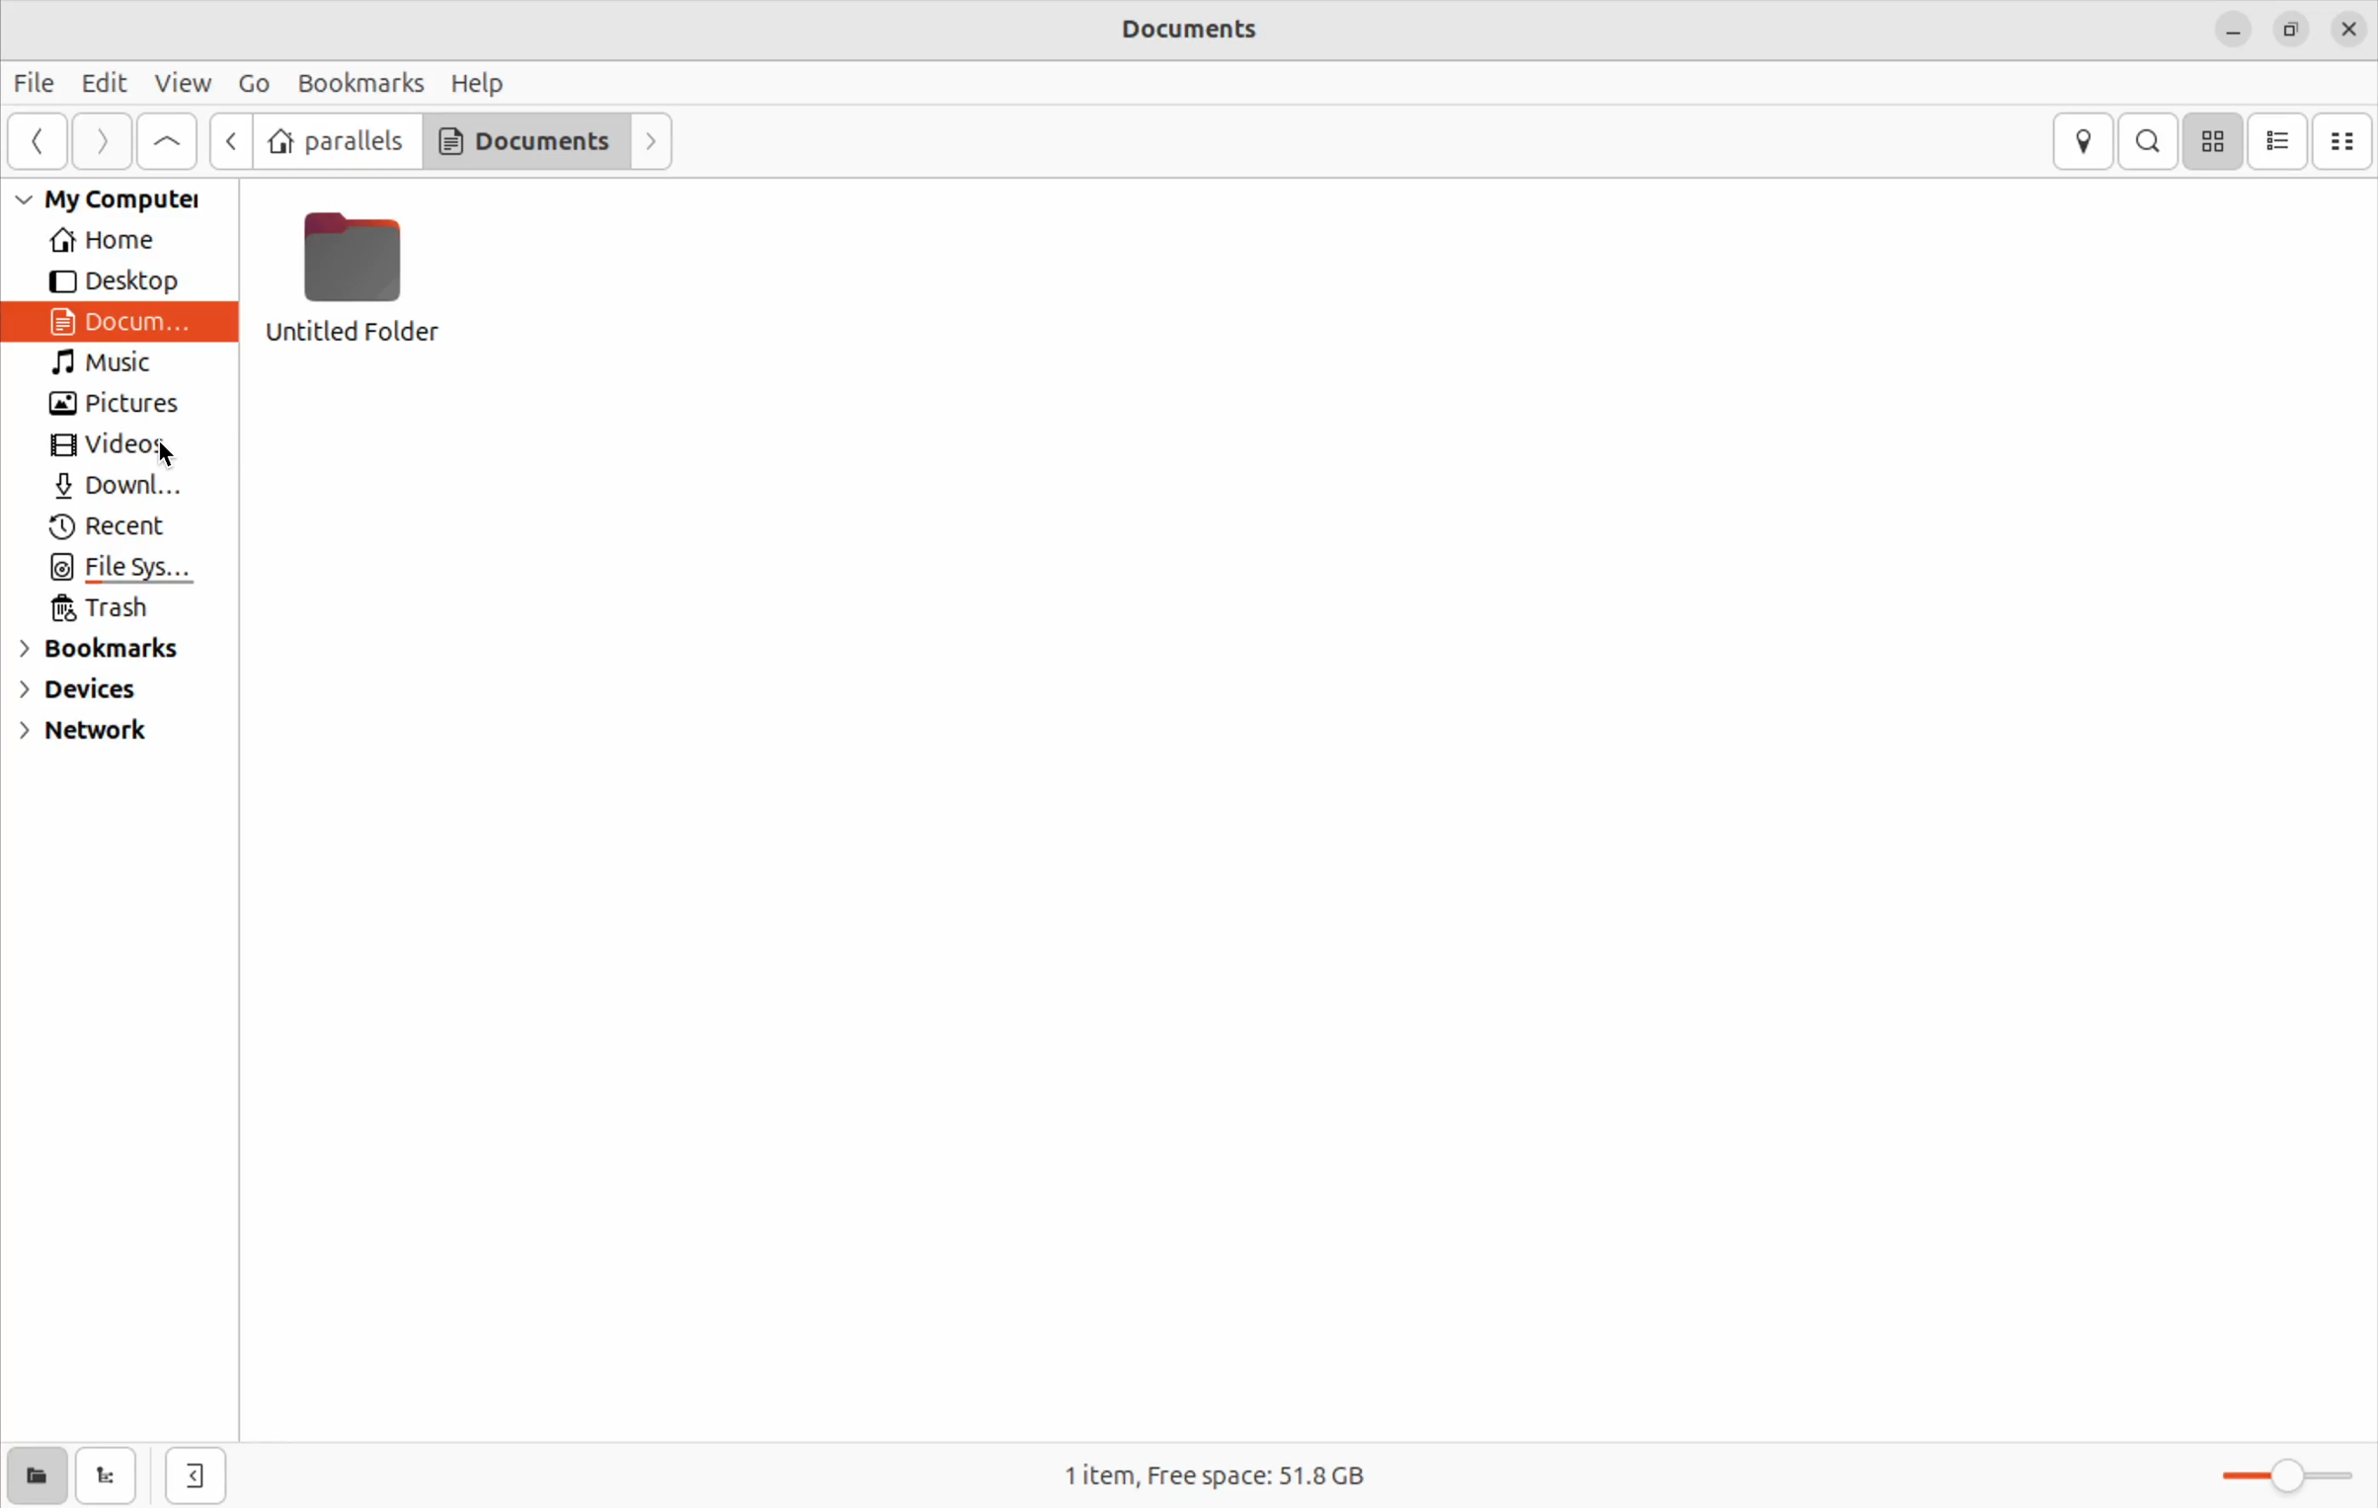 The width and height of the screenshot is (2378, 1508). I want to click on Devices, so click(90, 695).